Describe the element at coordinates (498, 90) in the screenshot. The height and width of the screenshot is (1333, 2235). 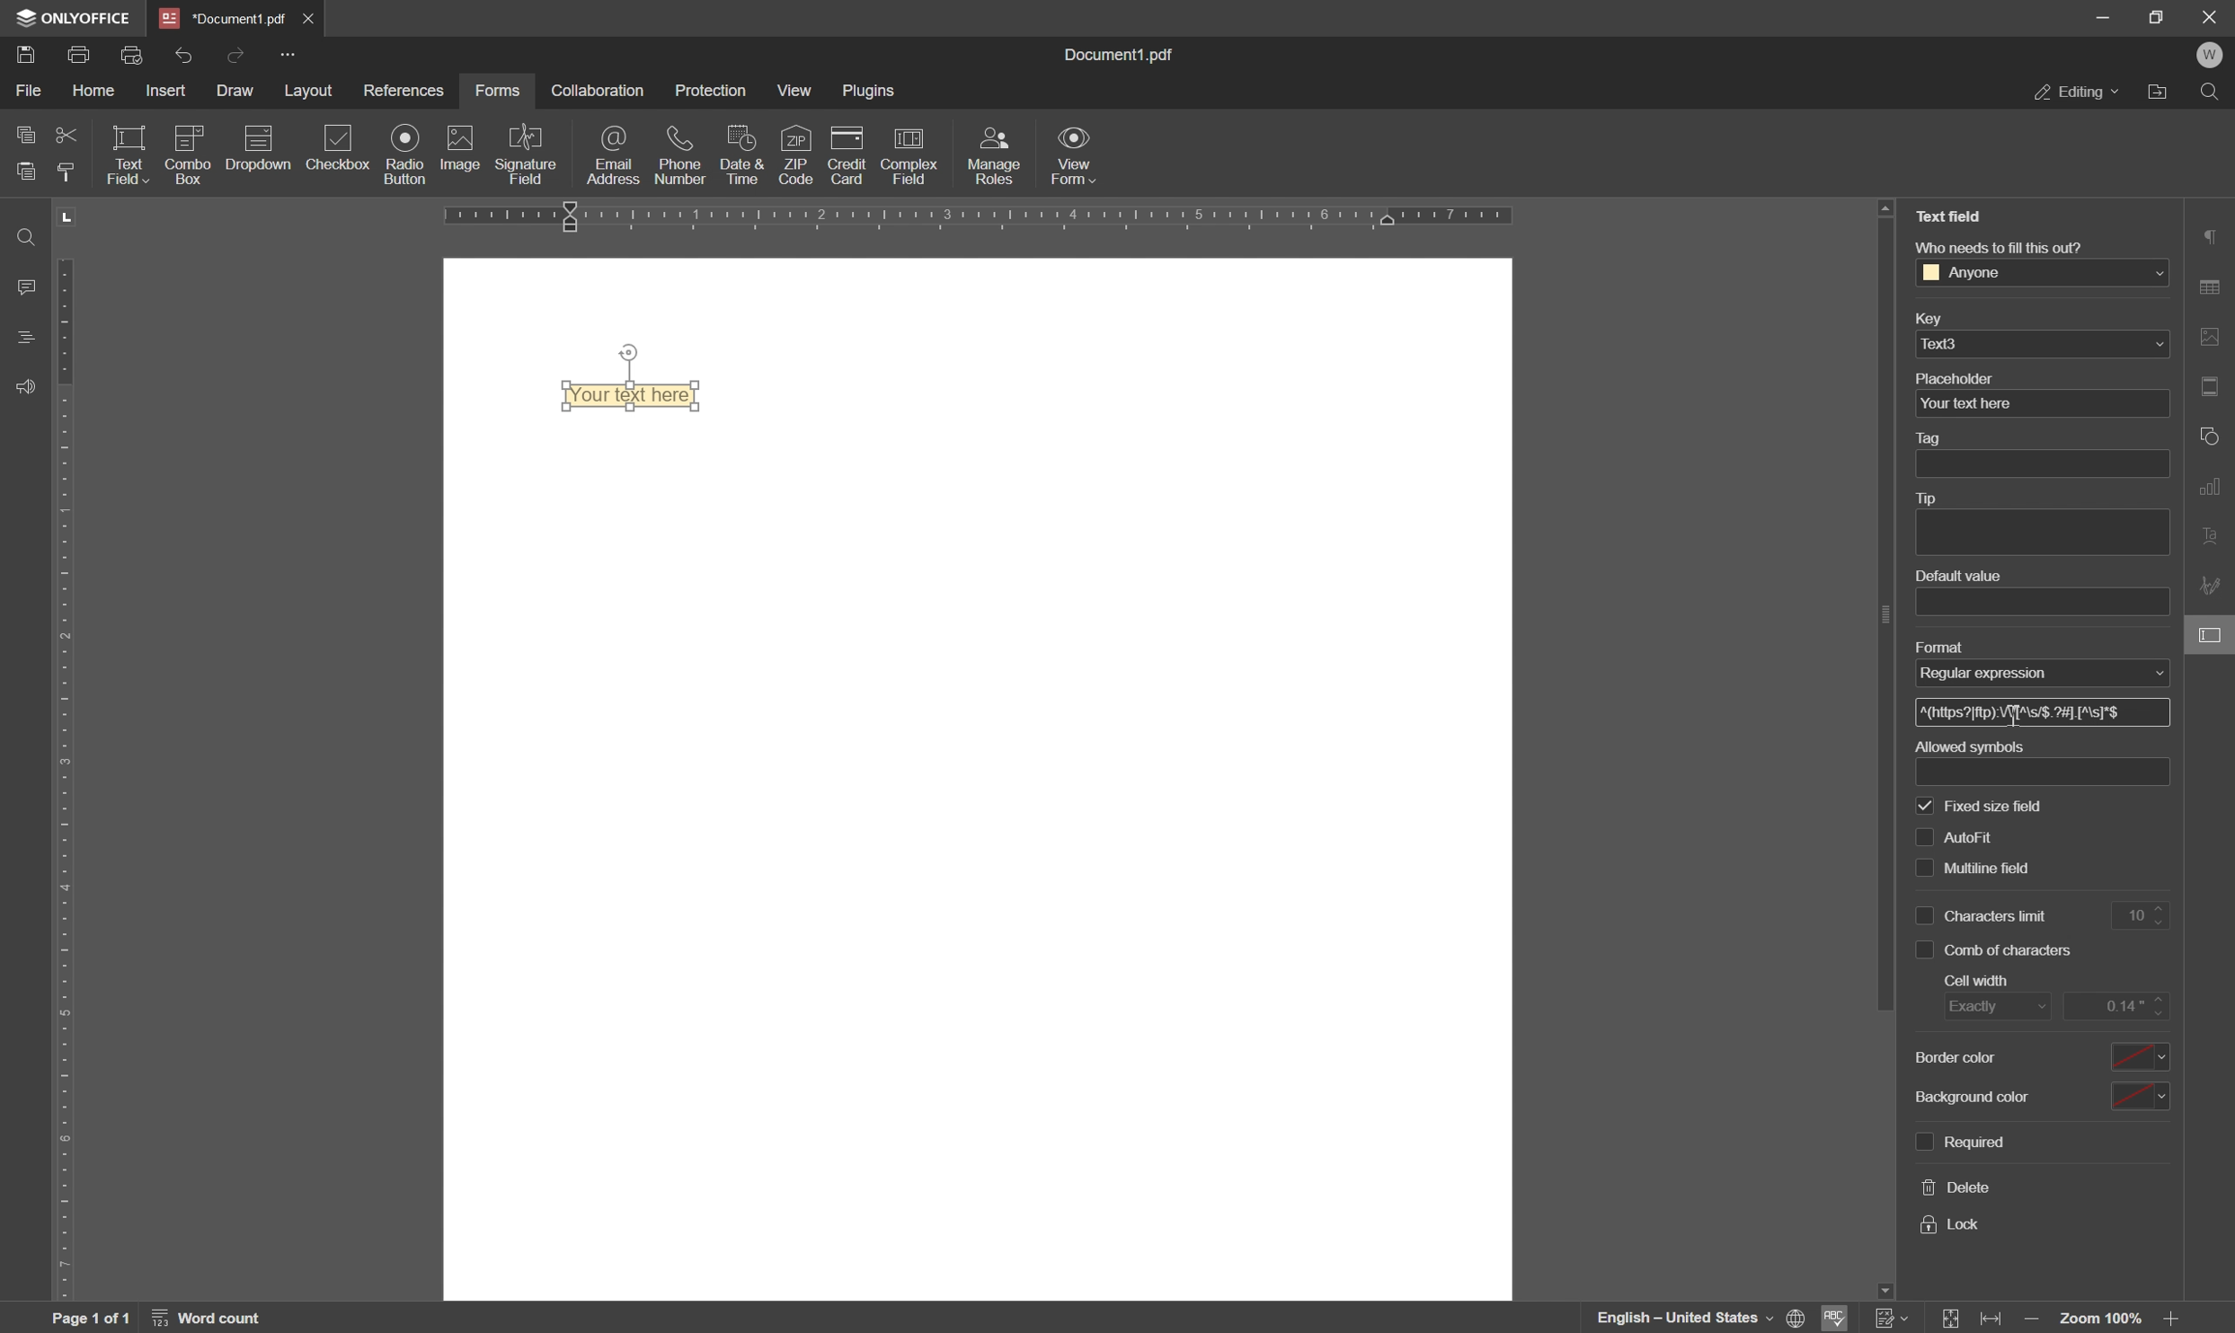
I see `forms` at that location.